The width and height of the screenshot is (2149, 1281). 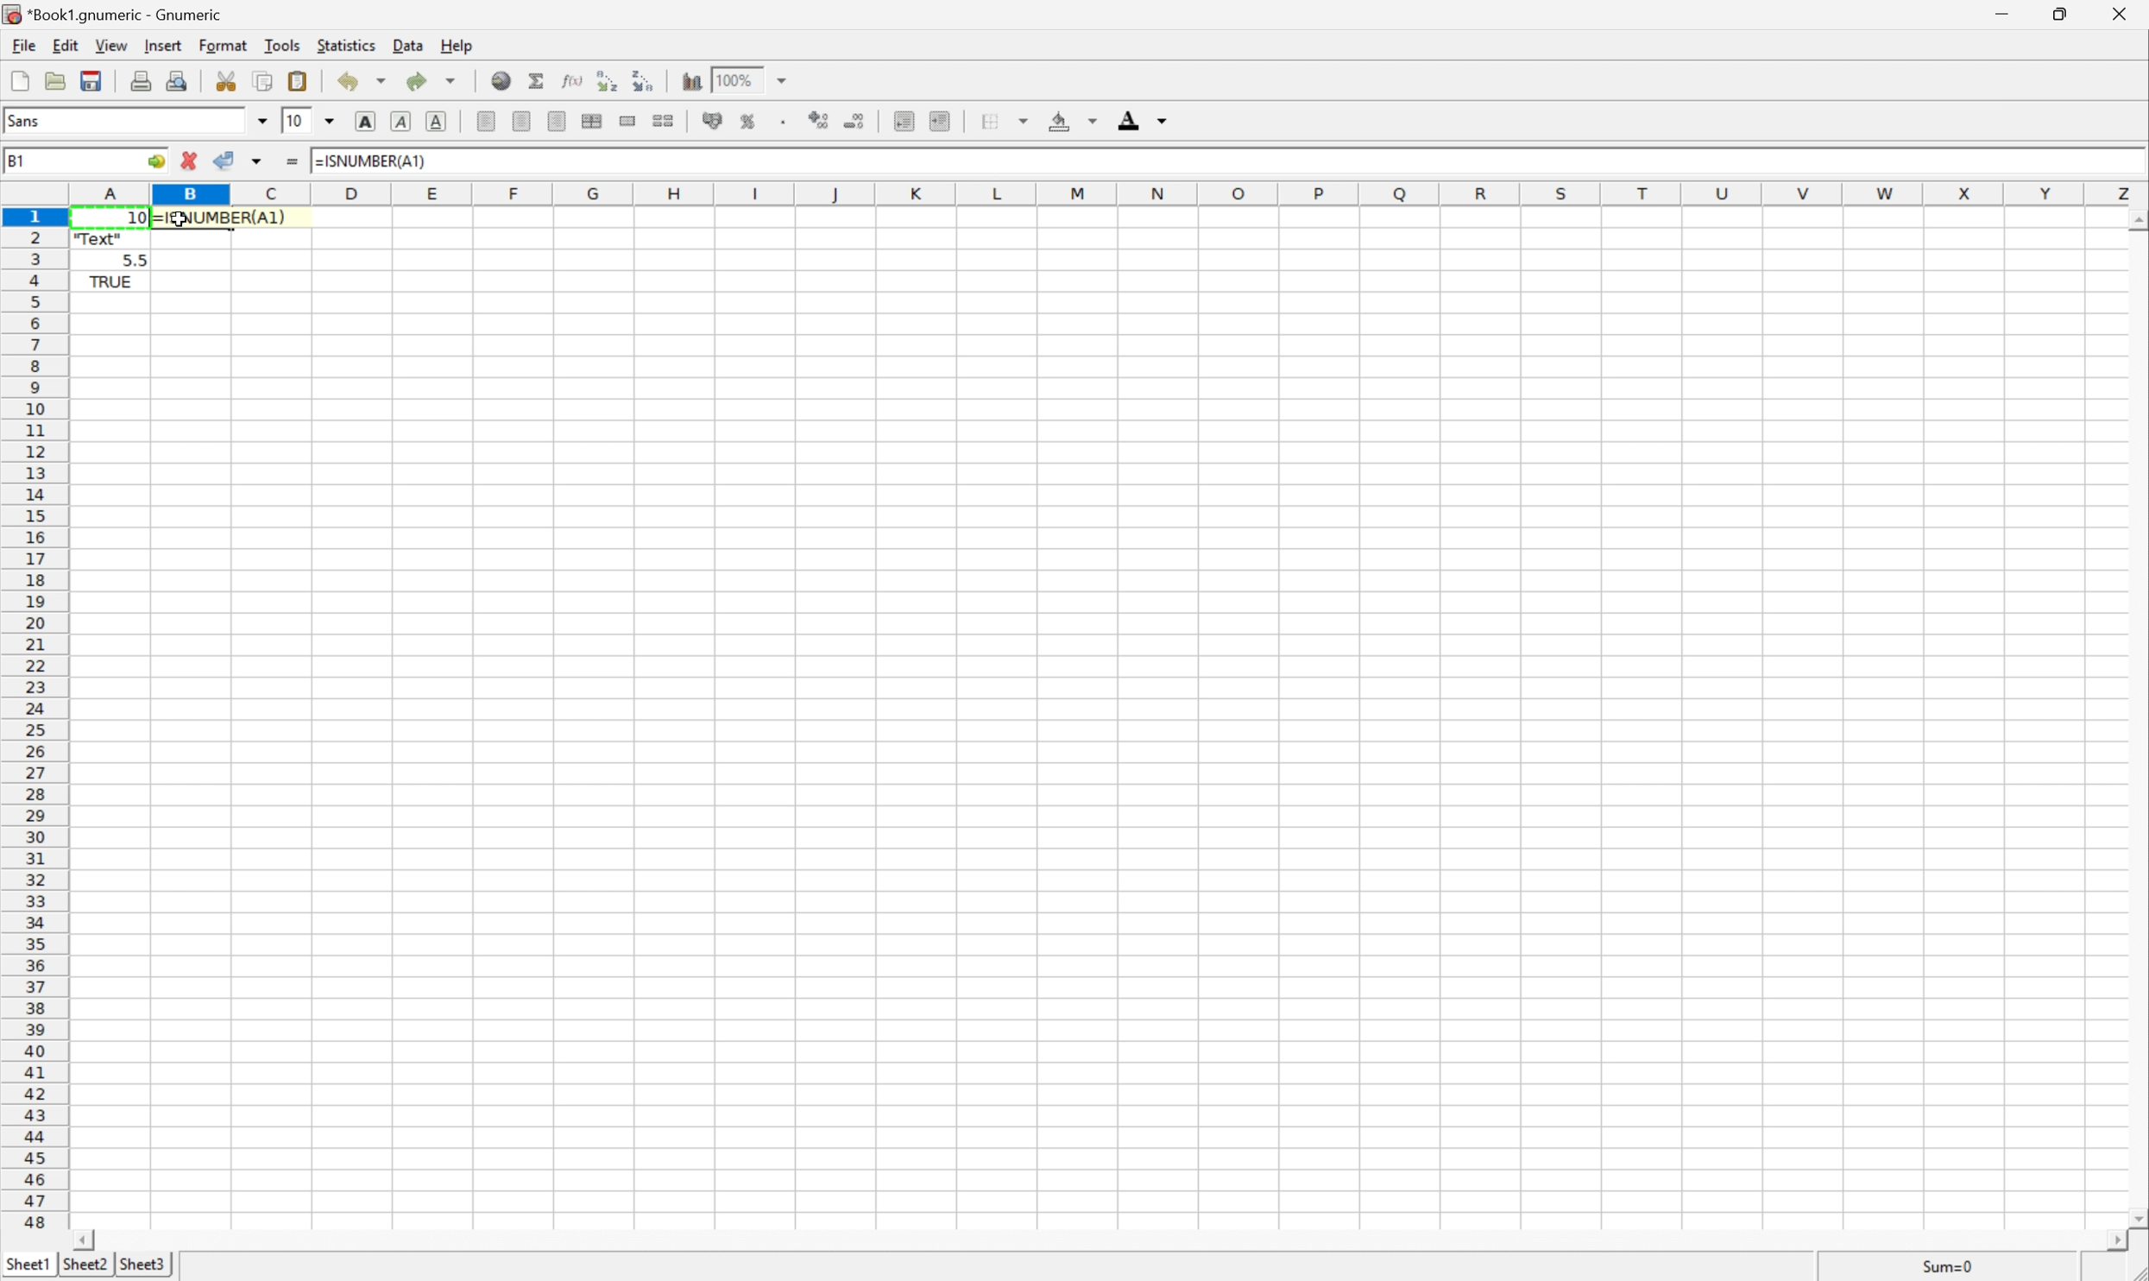 What do you see at coordinates (820, 121) in the screenshot?
I see `Increase number of decimals displayed` at bounding box center [820, 121].